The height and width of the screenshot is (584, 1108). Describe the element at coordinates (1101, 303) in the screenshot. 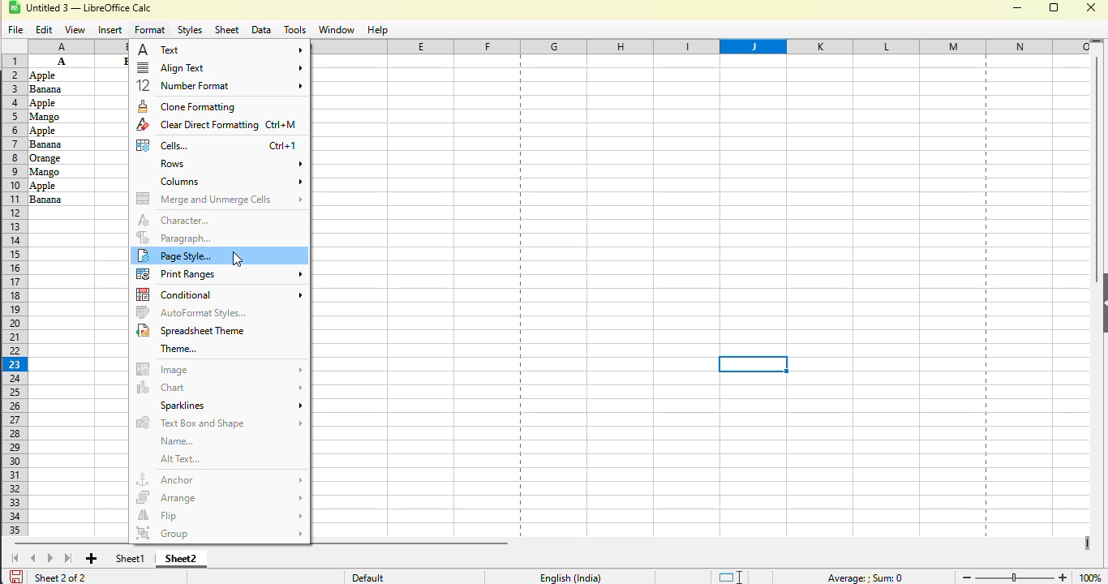

I see `show` at that location.